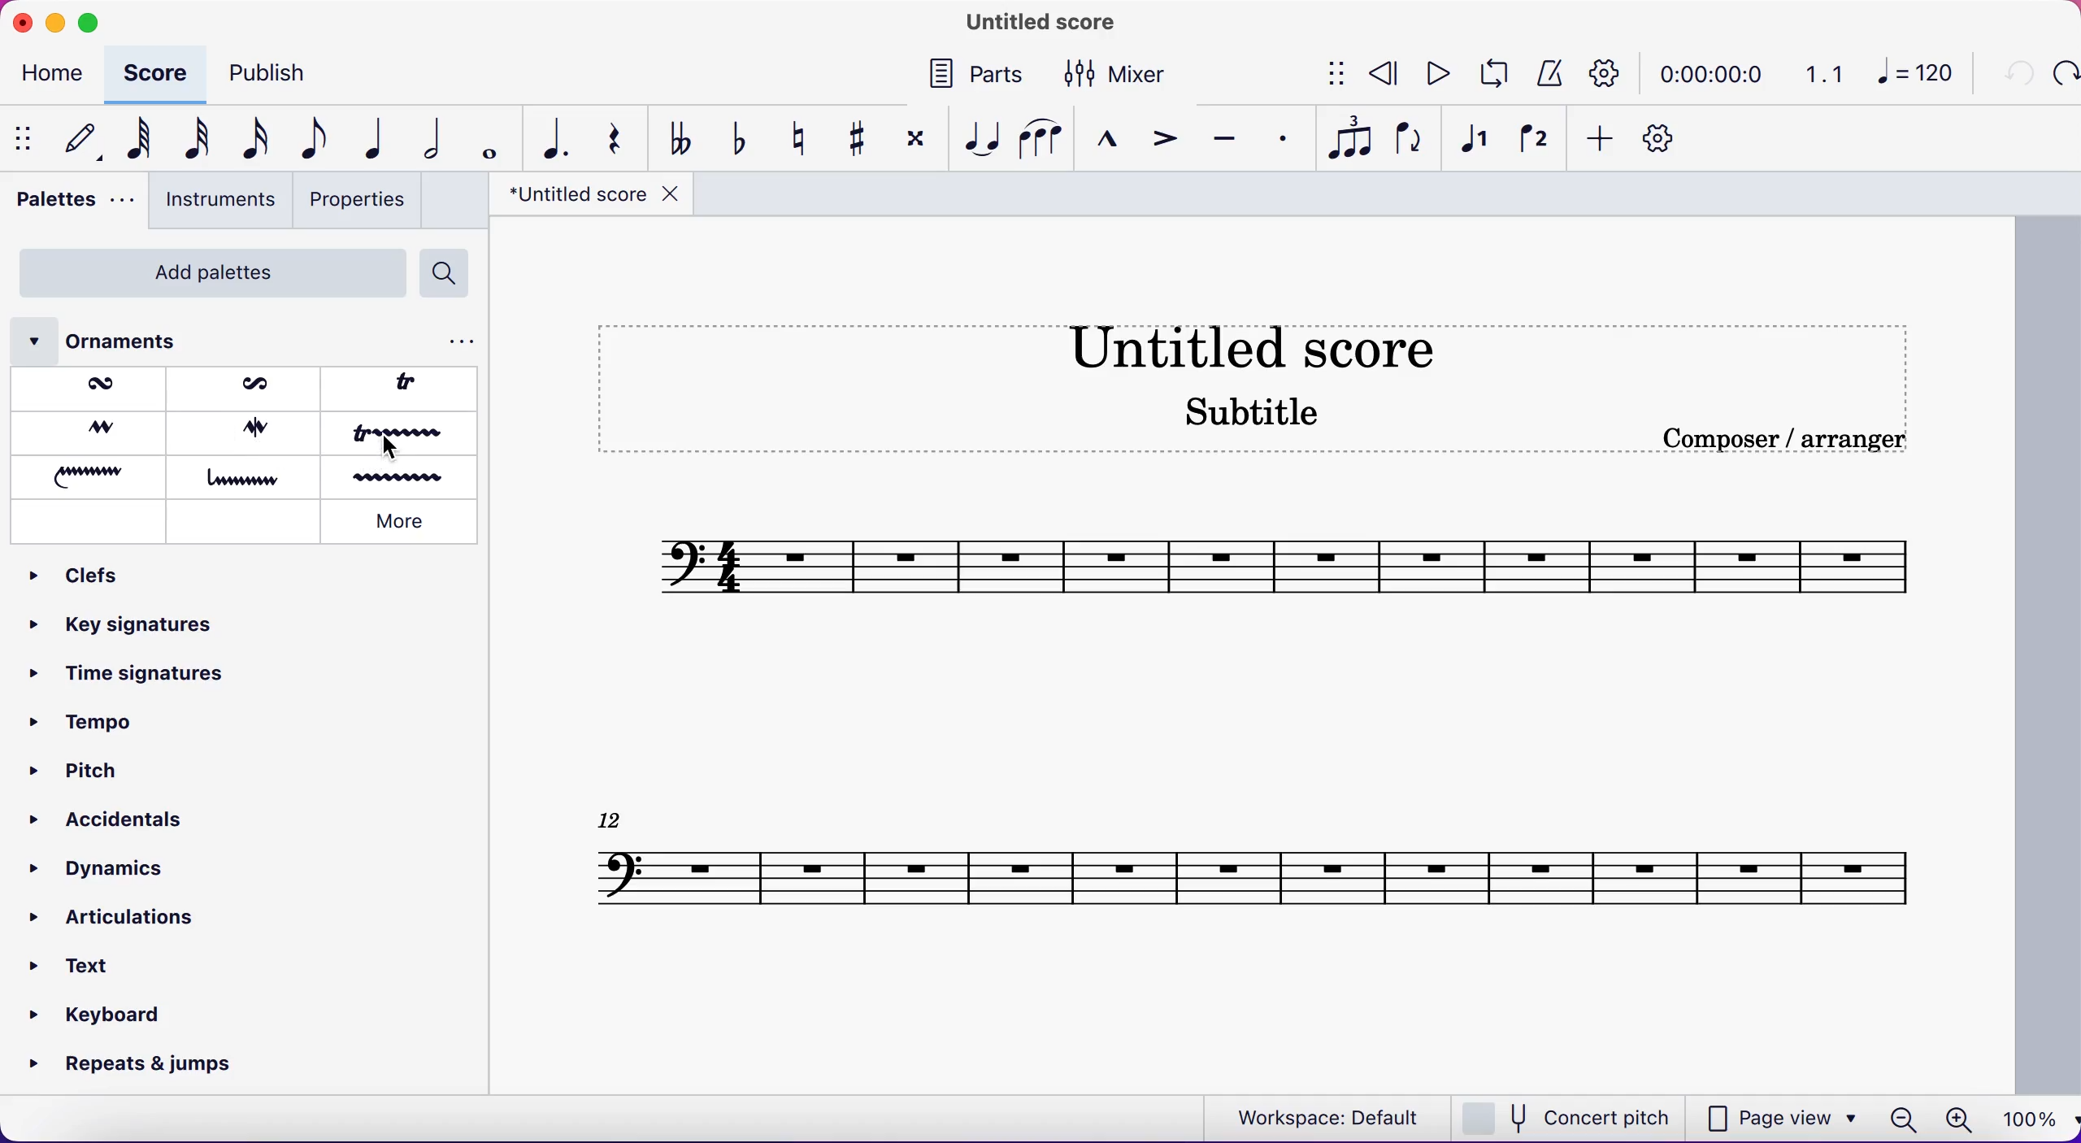  I want to click on 32nd note, so click(189, 140).